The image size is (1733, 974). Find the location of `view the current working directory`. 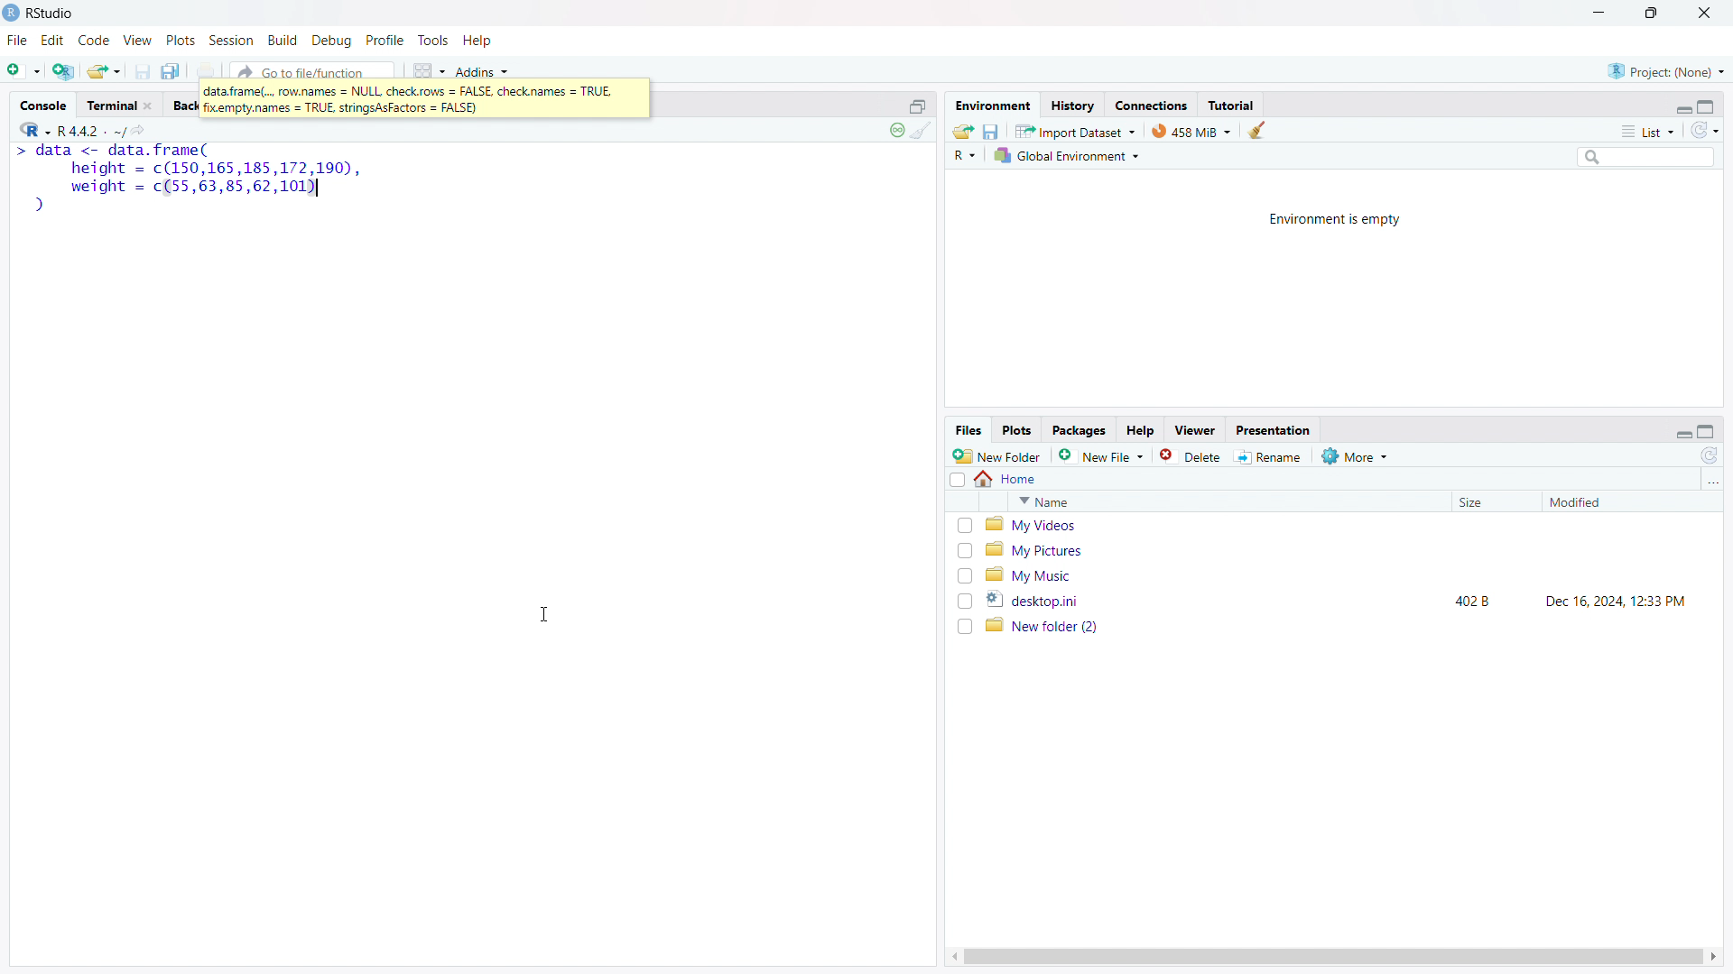

view the current working directory is located at coordinates (142, 129).